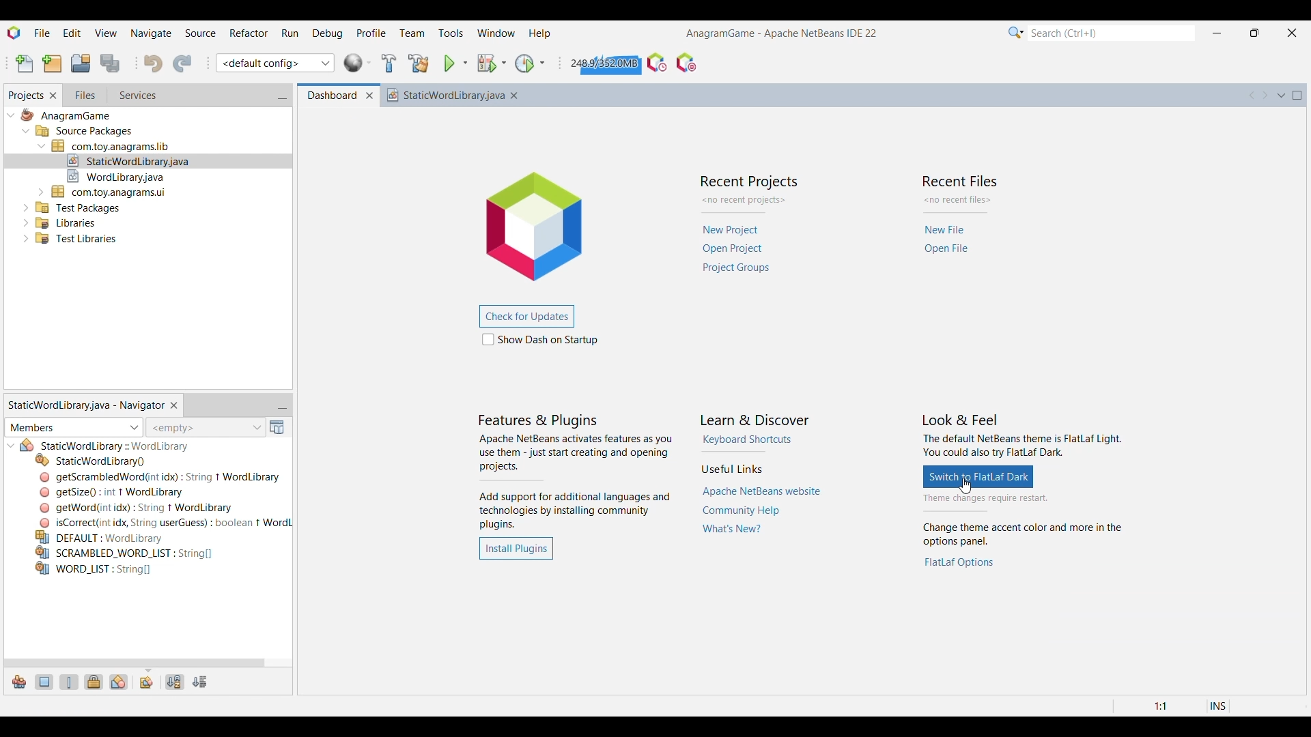  What do you see at coordinates (371, 32) in the screenshot?
I see `Profile menu` at bounding box center [371, 32].